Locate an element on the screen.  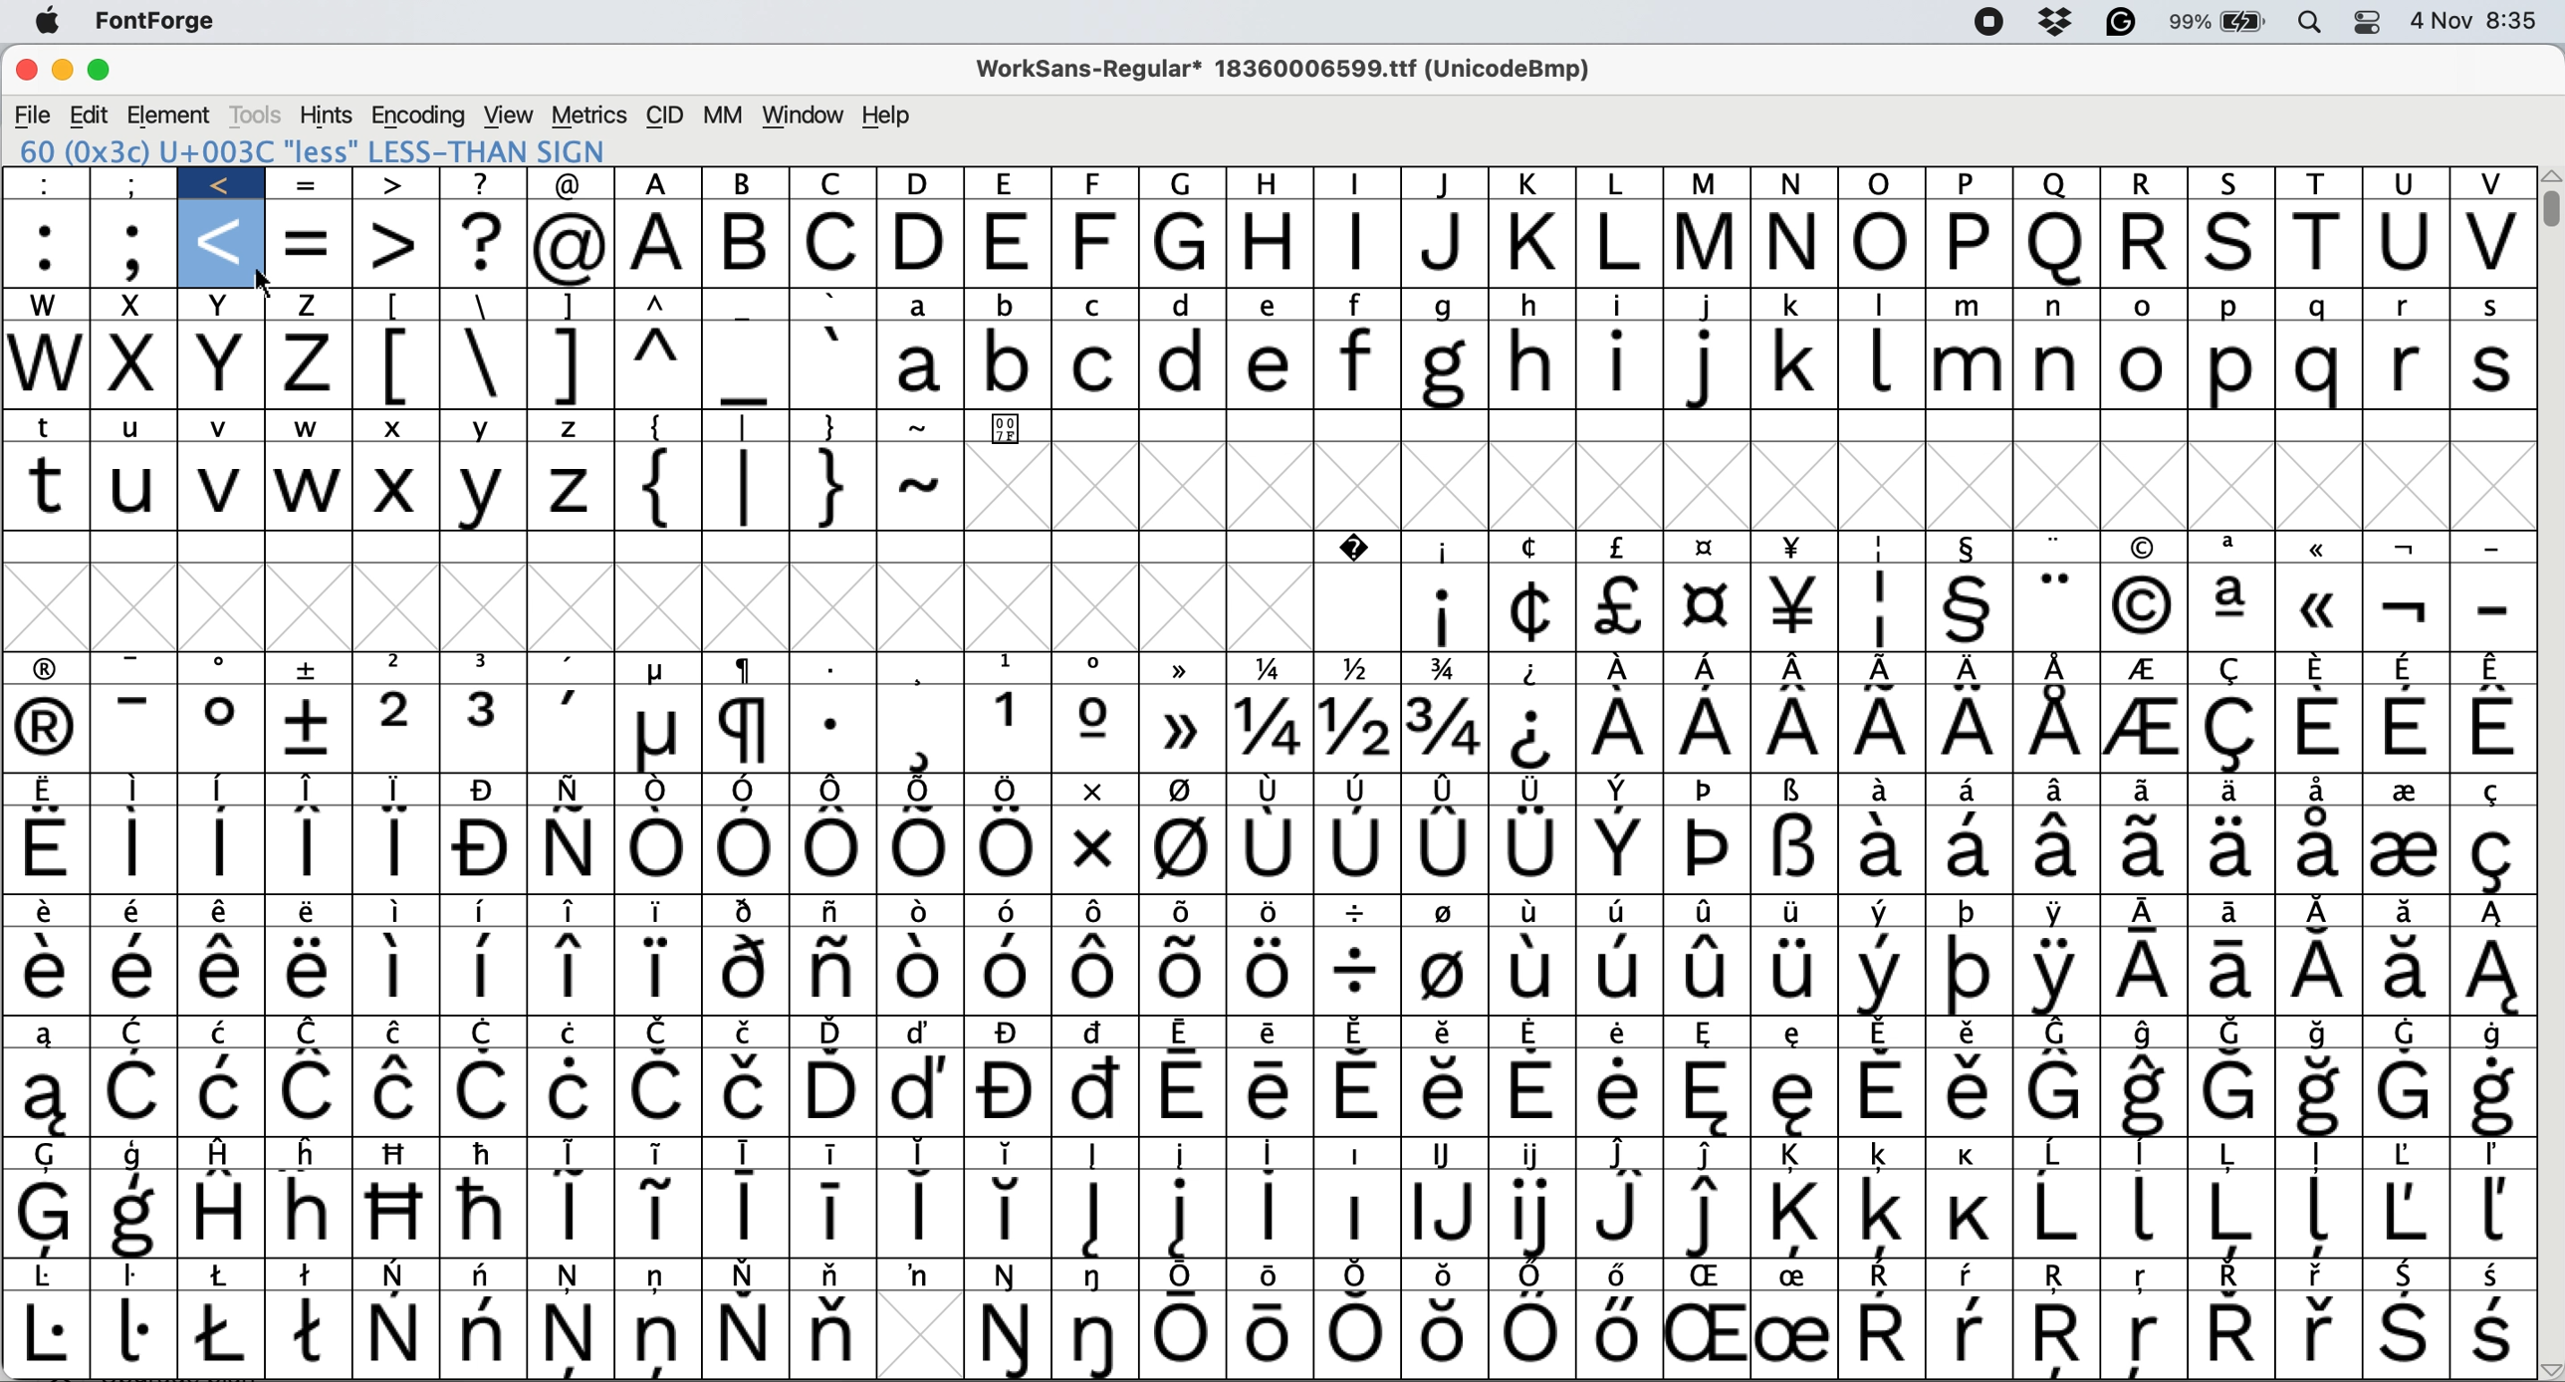
maximise is located at coordinates (111, 74).